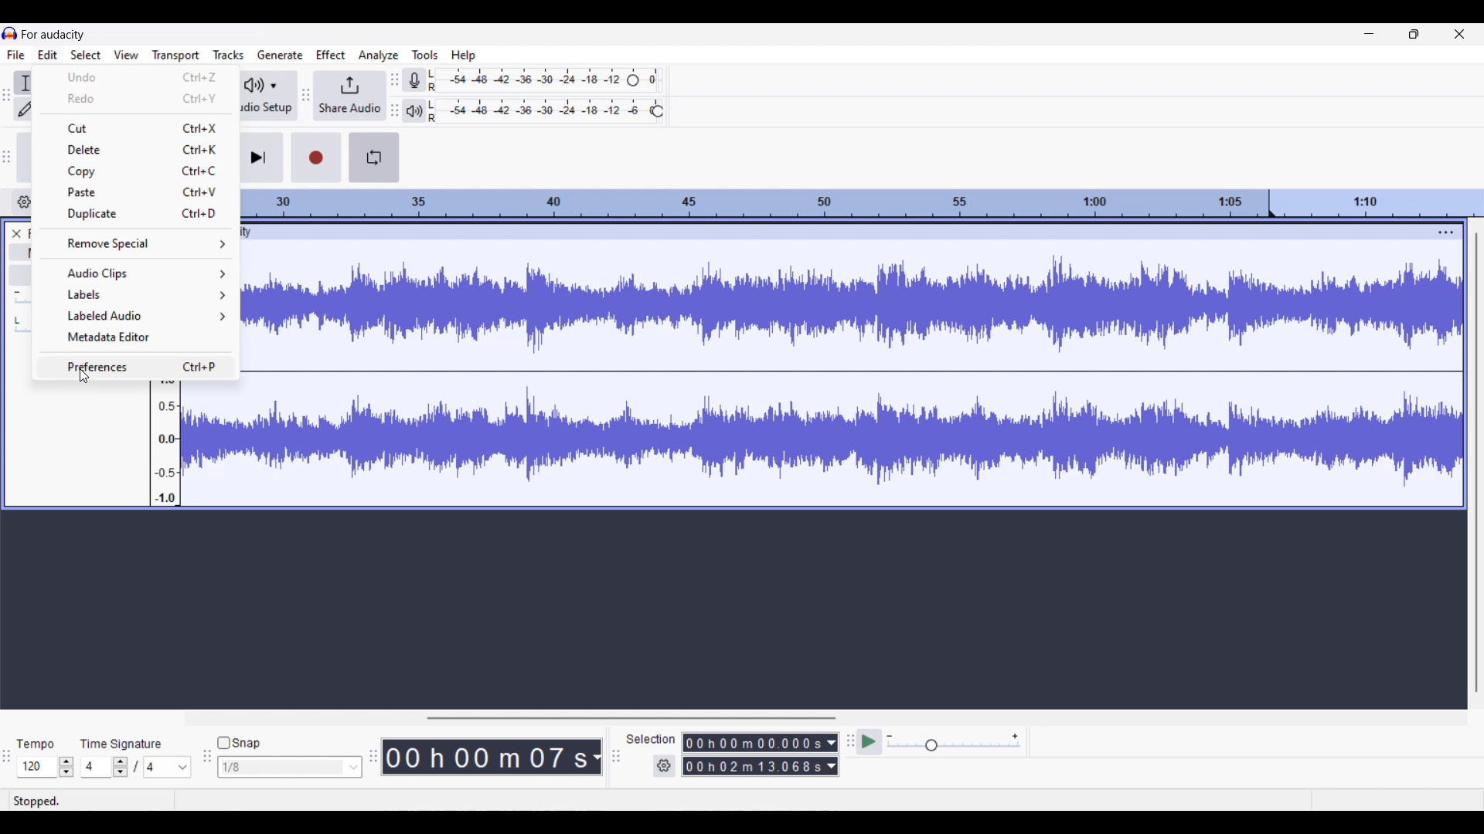 This screenshot has height=834, width=1484. What do you see at coordinates (137, 192) in the screenshot?
I see `Paste` at bounding box center [137, 192].